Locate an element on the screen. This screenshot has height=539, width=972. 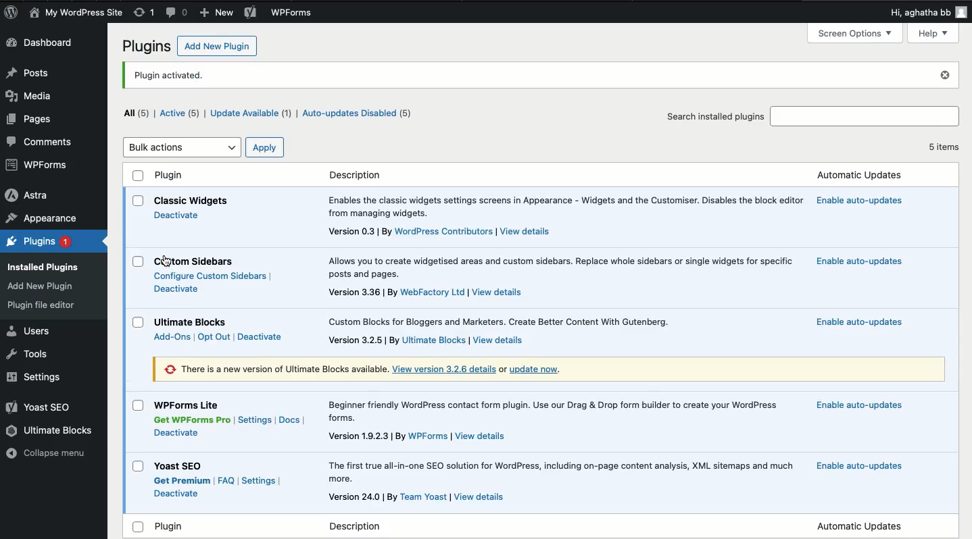
webfactory is located at coordinates (433, 292).